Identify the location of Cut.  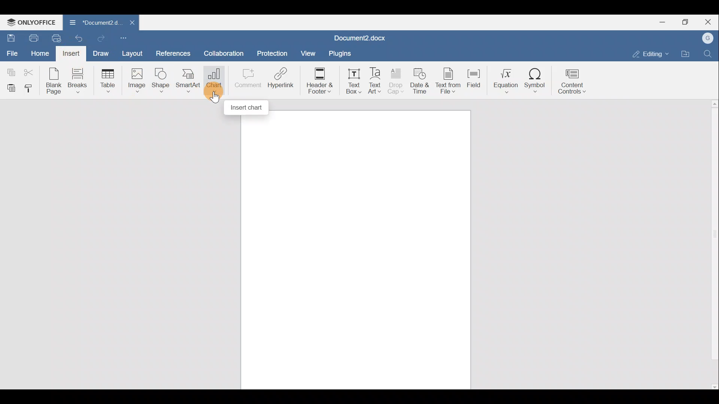
(29, 72).